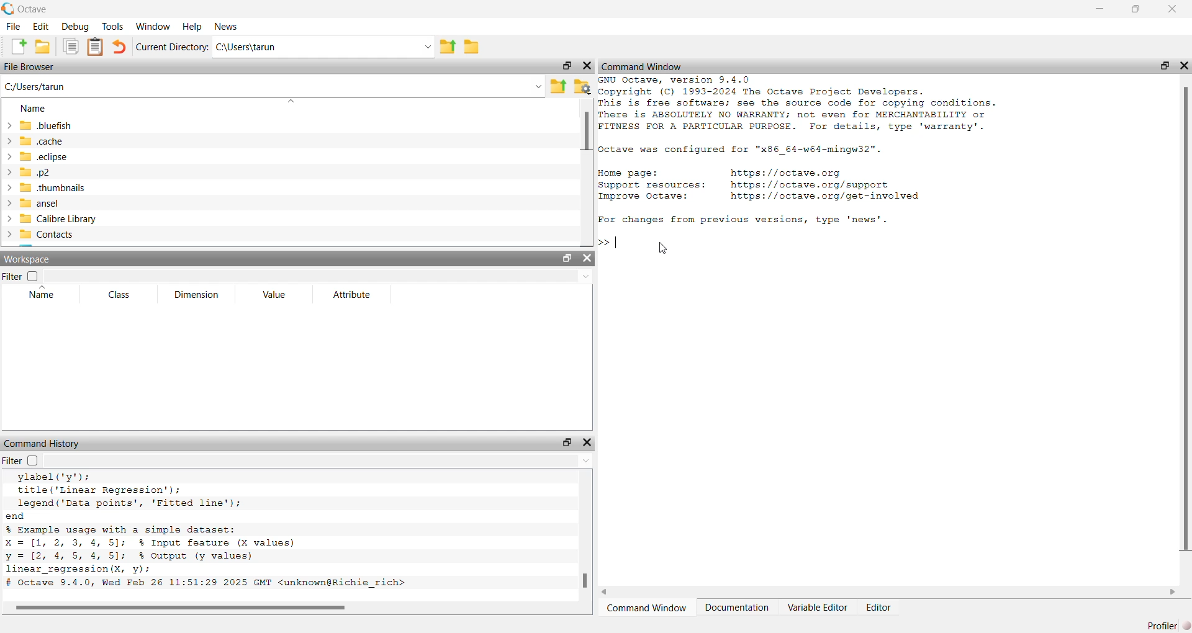 This screenshot has width=1192, height=633. I want to click on close, so click(1178, 7).